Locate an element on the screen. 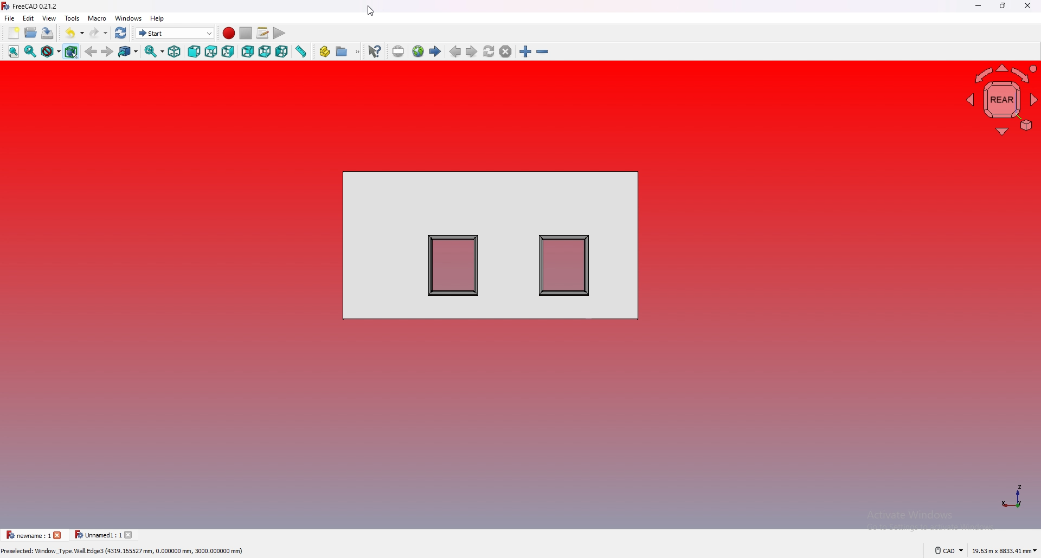  open is located at coordinates (31, 32).